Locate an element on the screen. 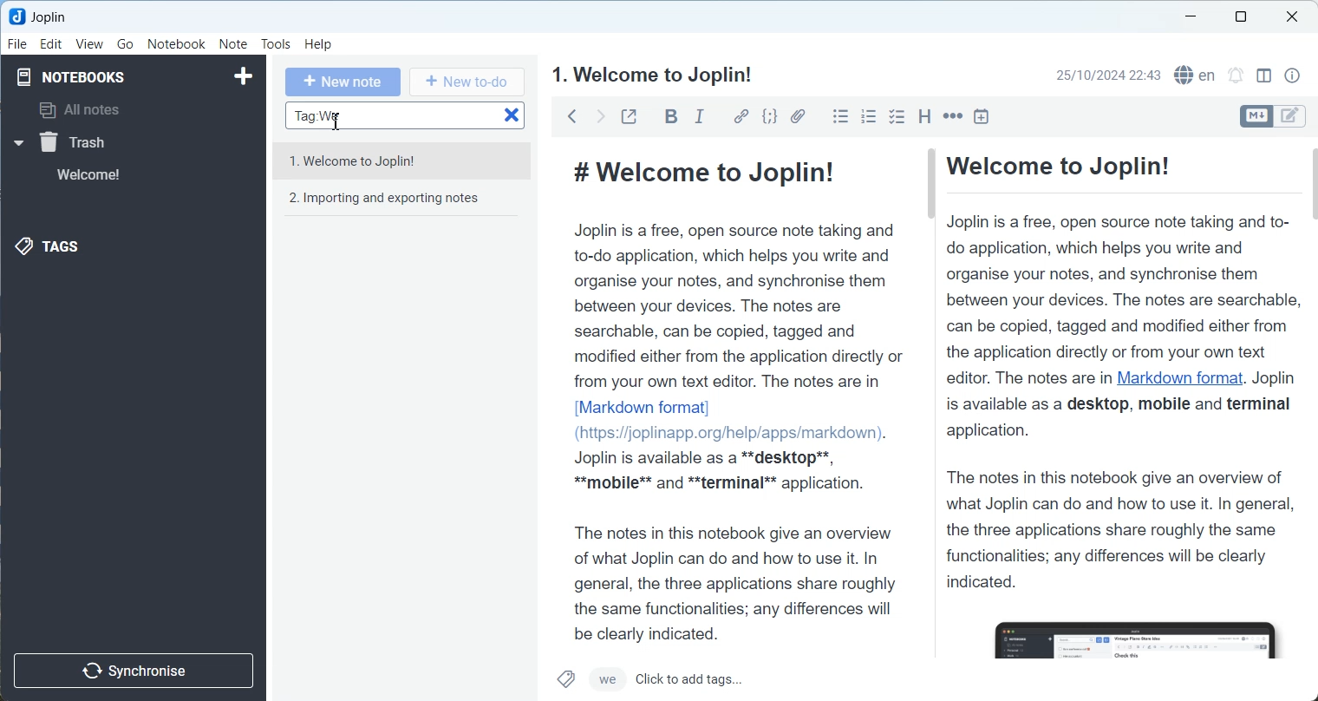 This screenshot has height=701, width=1318. New note is located at coordinates (343, 82).